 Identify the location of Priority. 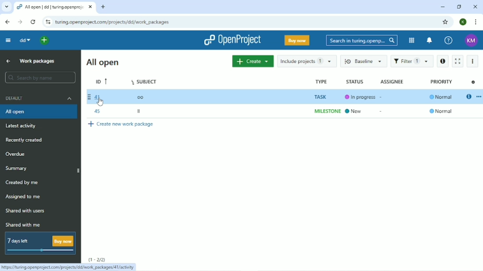
(441, 98).